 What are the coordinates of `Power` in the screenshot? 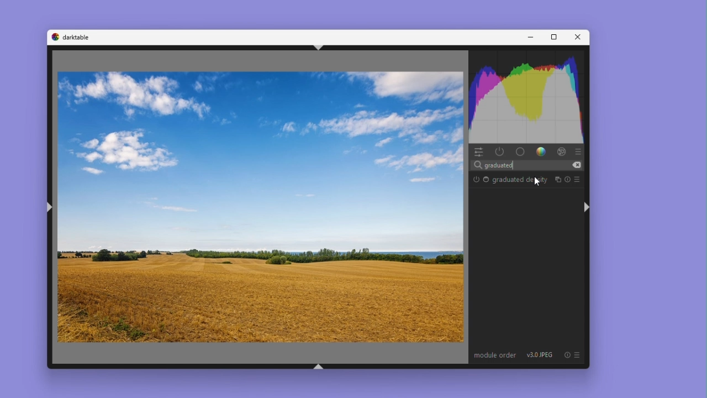 It's located at (500, 151).